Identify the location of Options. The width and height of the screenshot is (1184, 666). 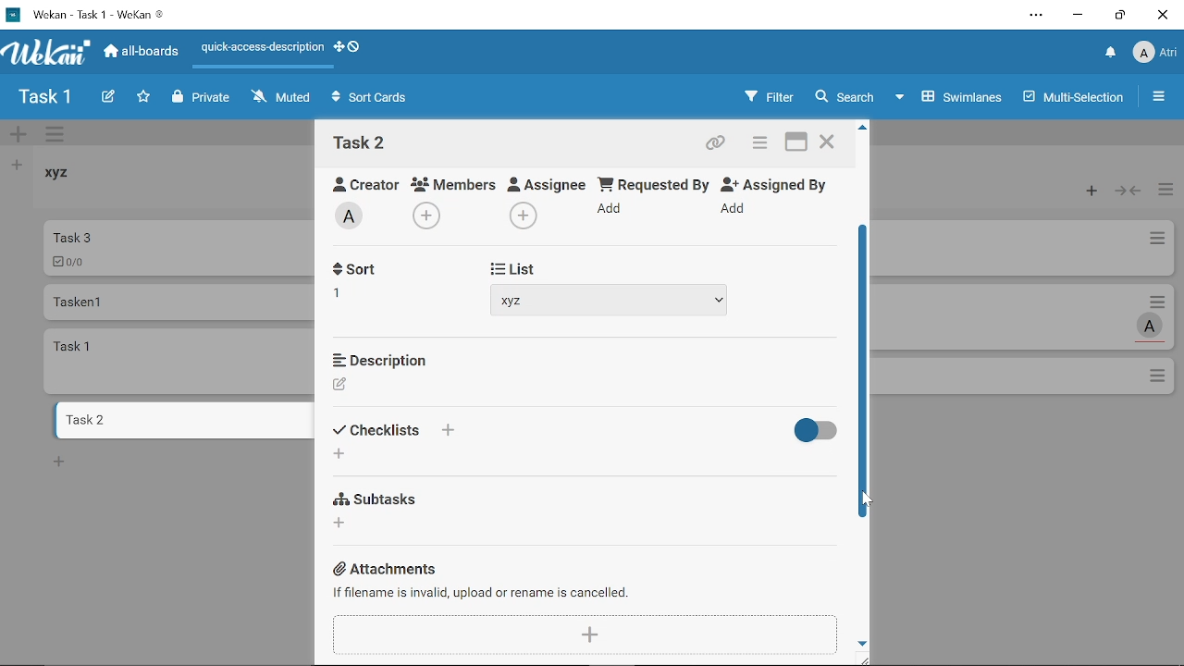
(1159, 377).